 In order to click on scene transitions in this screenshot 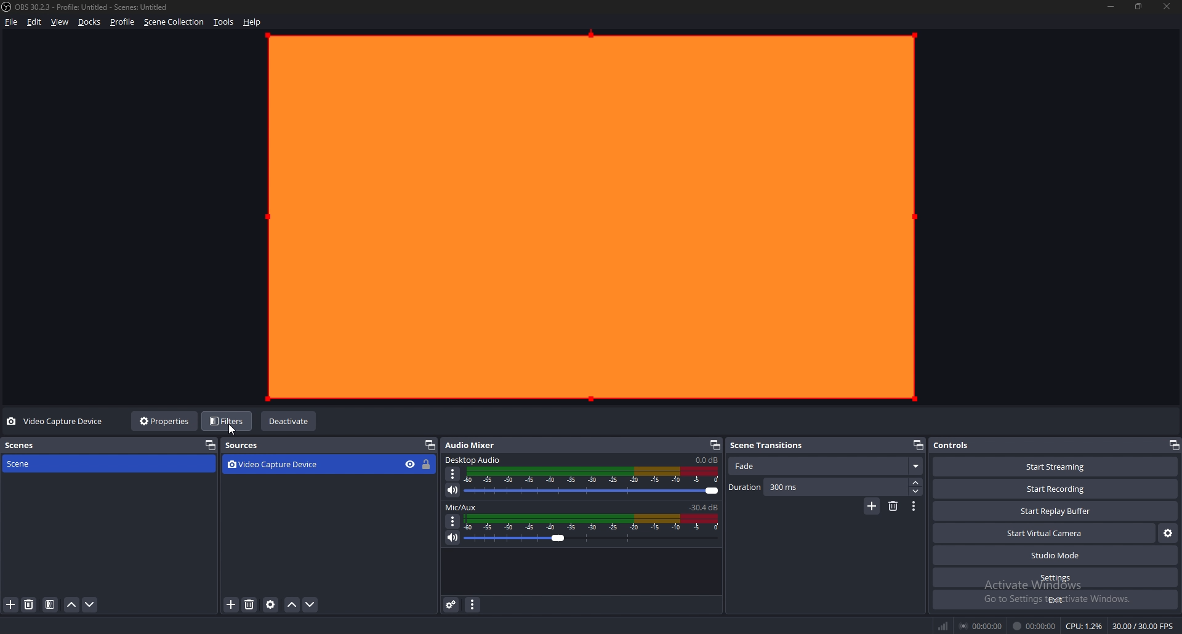, I will do `click(771, 444)`.